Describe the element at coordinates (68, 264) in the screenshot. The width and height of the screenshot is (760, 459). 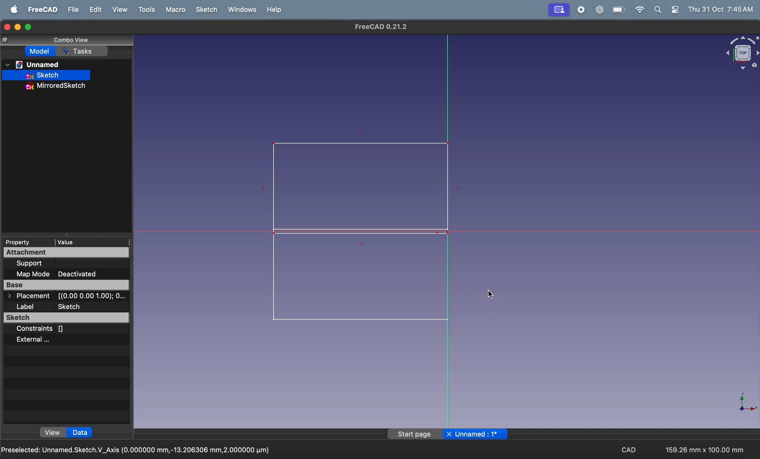
I see `support` at that location.